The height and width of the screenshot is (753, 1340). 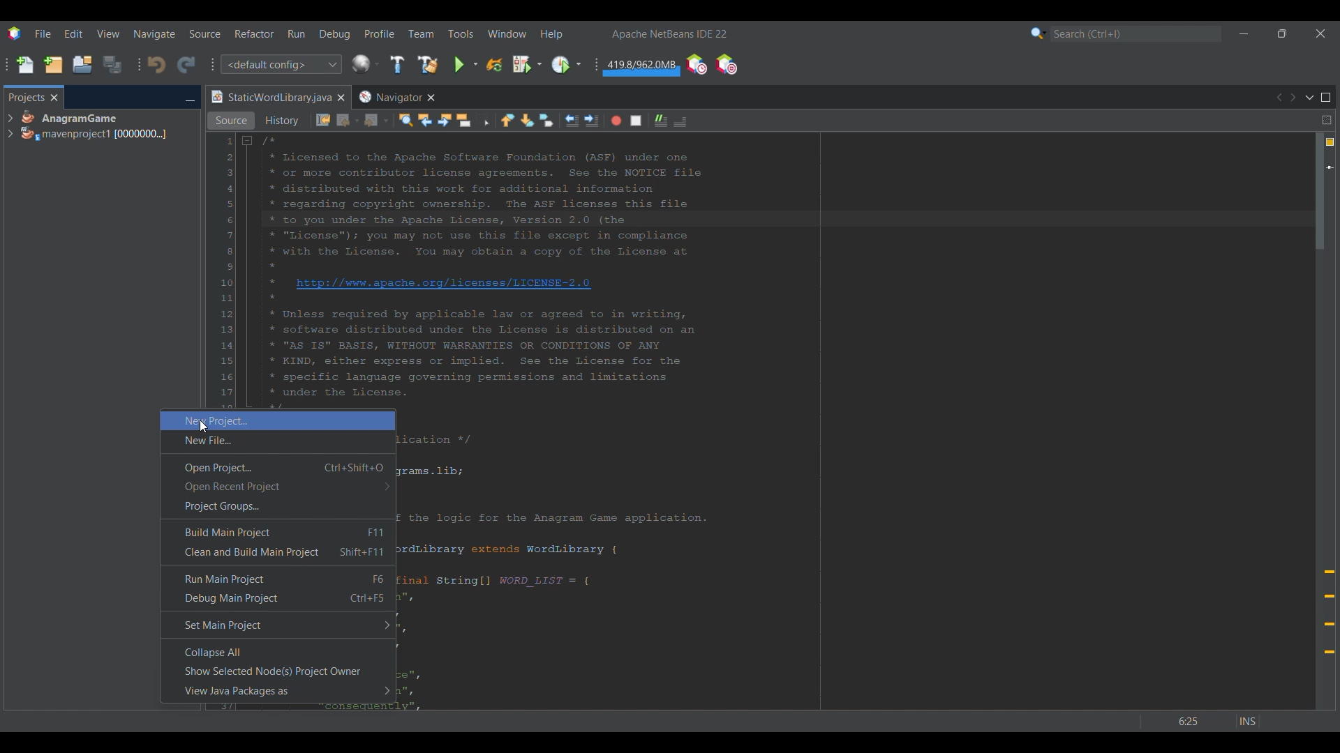 What do you see at coordinates (1244, 33) in the screenshot?
I see `Minimize` at bounding box center [1244, 33].